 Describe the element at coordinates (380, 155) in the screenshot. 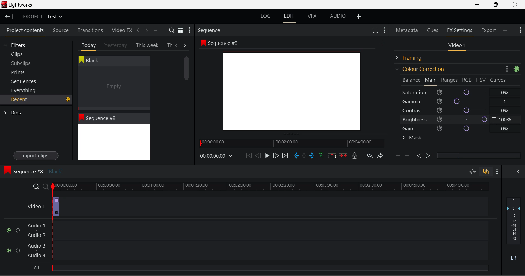

I see `Redo` at that location.